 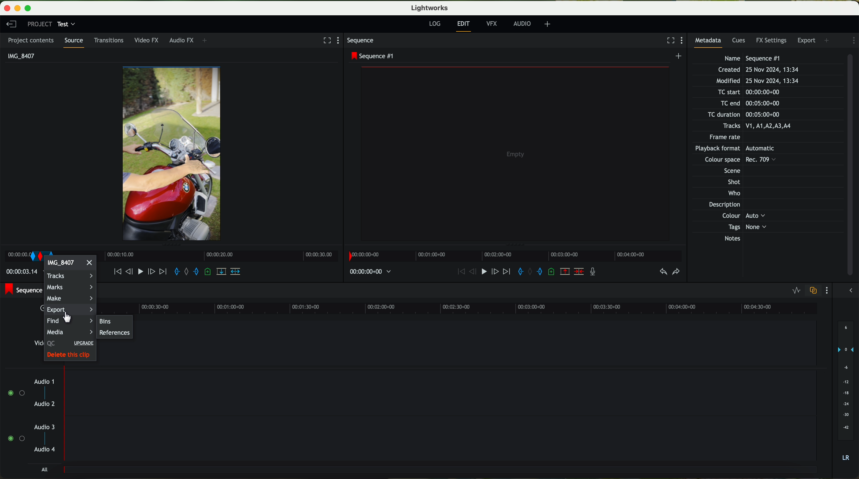 What do you see at coordinates (436, 24) in the screenshot?
I see `log` at bounding box center [436, 24].